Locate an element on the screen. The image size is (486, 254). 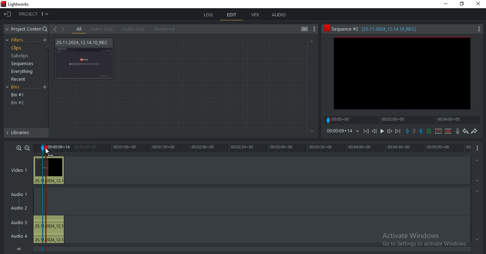
create a filter is located at coordinates (45, 40).